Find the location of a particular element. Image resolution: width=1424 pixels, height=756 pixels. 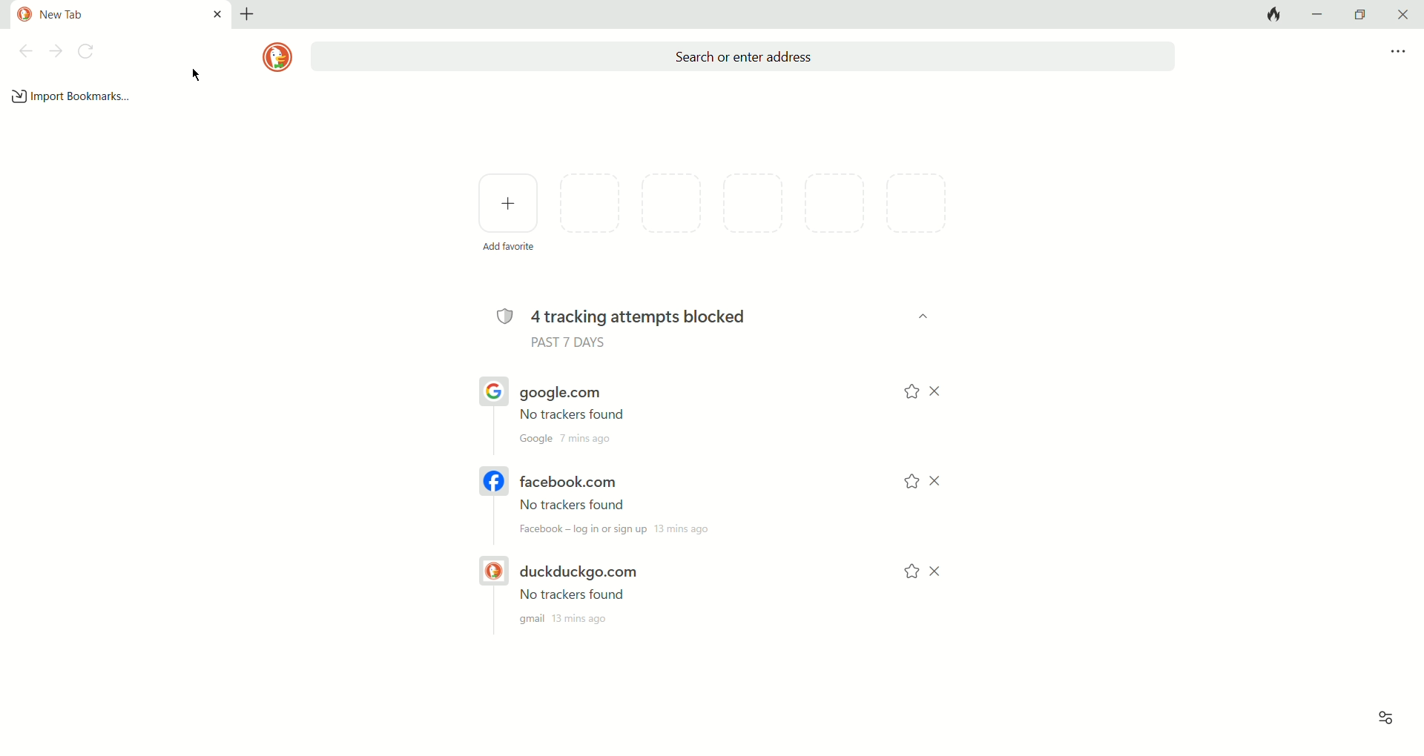

close is located at coordinates (1400, 16).